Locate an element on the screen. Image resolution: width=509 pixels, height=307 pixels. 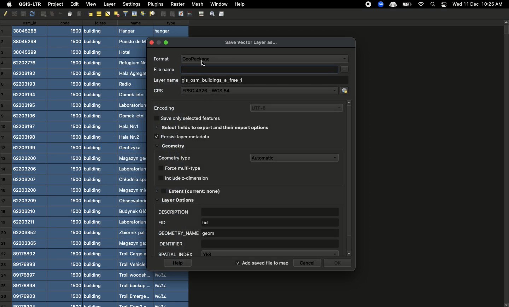
copy is located at coordinates (22, 14).